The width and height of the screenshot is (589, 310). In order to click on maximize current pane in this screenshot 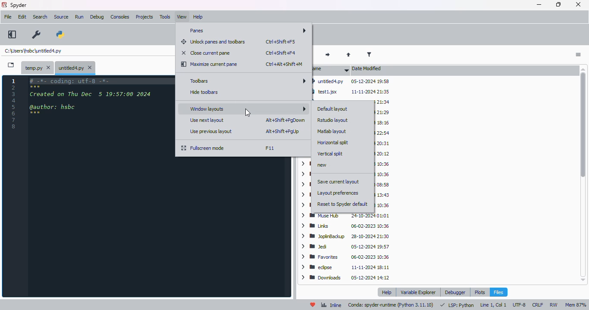, I will do `click(12, 34)`.